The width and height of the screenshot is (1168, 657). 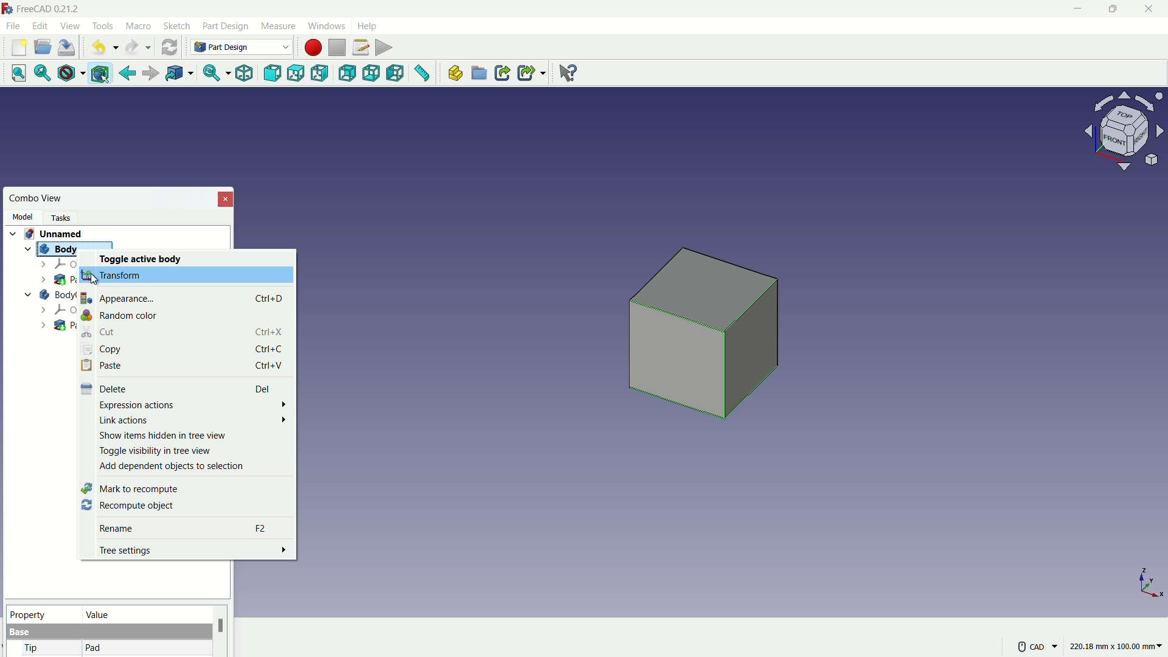 What do you see at coordinates (68, 48) in the screenshot?
I see `save file` at bounding box center [68, 48].